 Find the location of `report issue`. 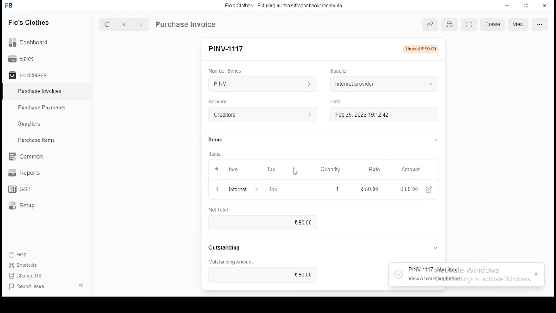

report issue is located at coordinates (28, 287).